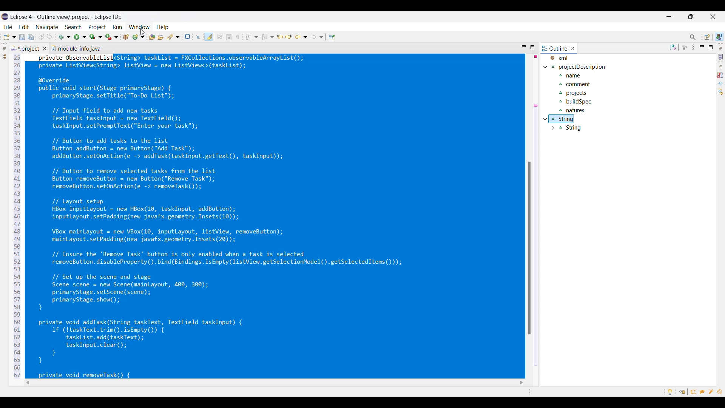  I want to click on Previous annotations, so click(268, 37).